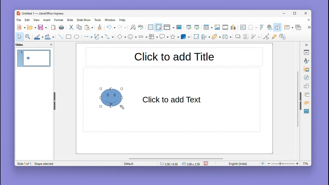  Describe the element at coordinates (180, 163) in the screenshot. I see `dimensions` at that location.